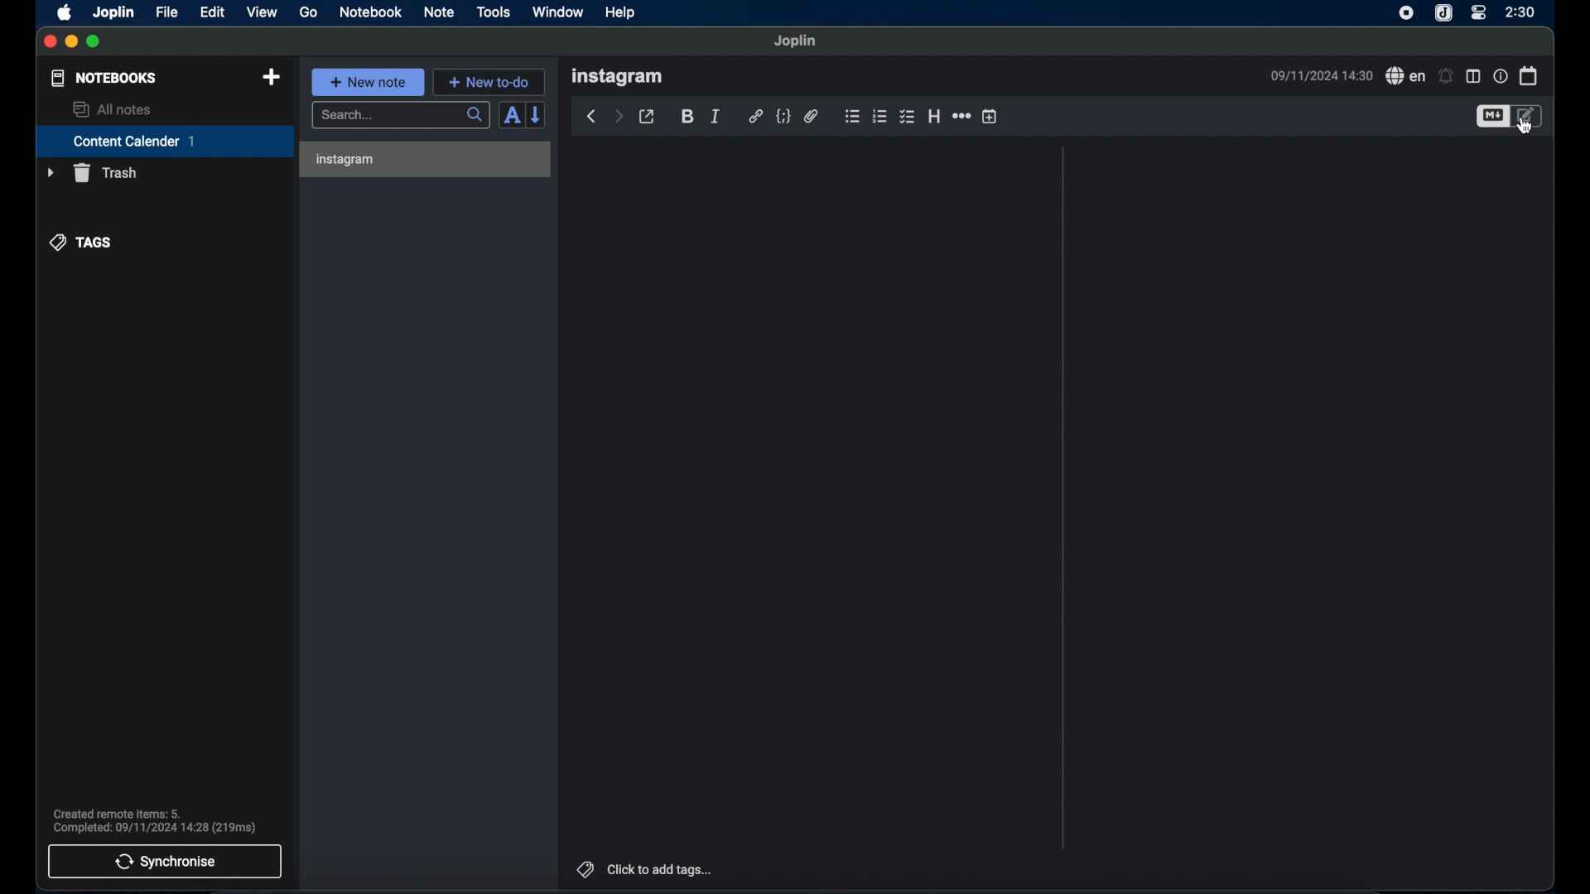  I want to click on numbered list, so click(879, 117).